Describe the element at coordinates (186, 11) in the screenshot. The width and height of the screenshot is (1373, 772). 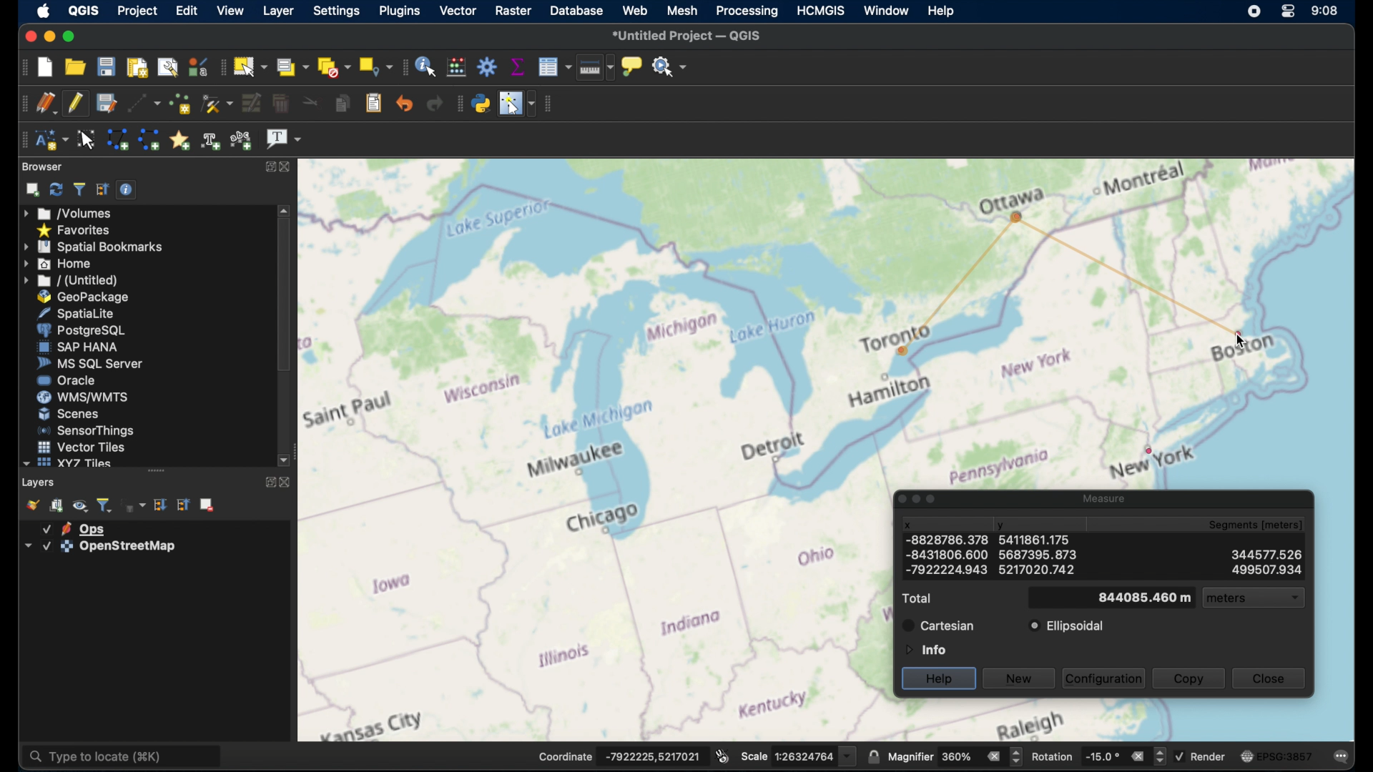
I see `edit` at that location.